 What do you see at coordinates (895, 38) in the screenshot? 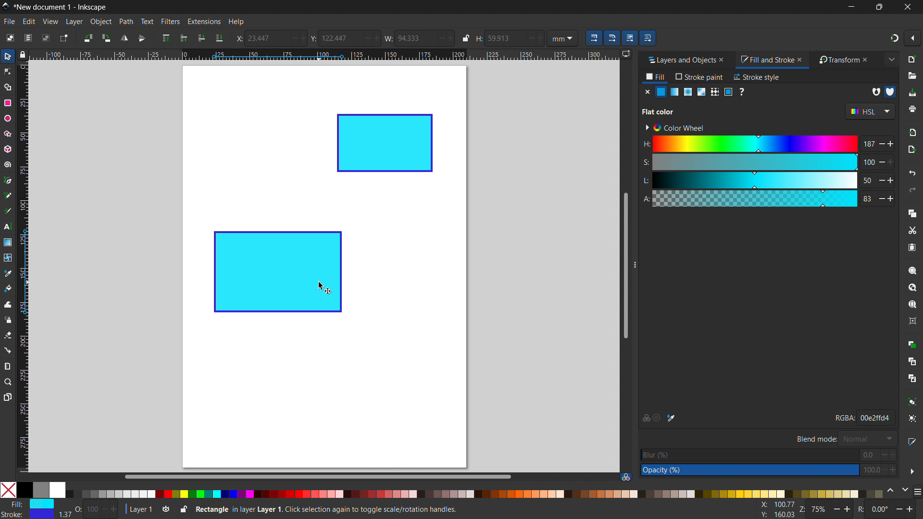
I see `snapping` at bounding box center [895, 38].